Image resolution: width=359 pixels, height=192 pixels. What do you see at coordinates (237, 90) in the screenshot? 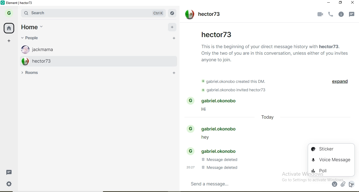
I see `text 3` at bounding box center [237, 90].